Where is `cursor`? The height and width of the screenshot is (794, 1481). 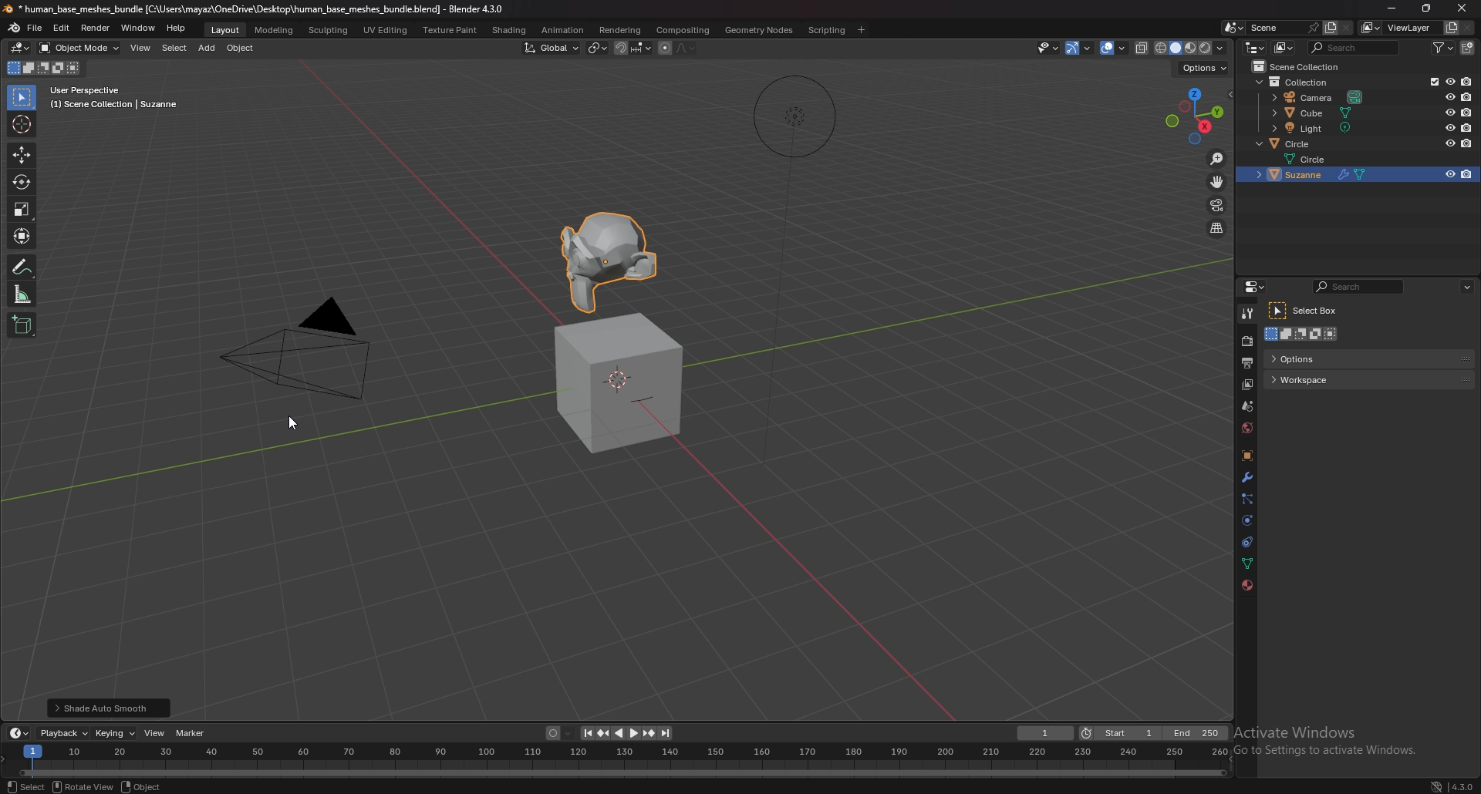 cursor is located at coordinates (23, 124).